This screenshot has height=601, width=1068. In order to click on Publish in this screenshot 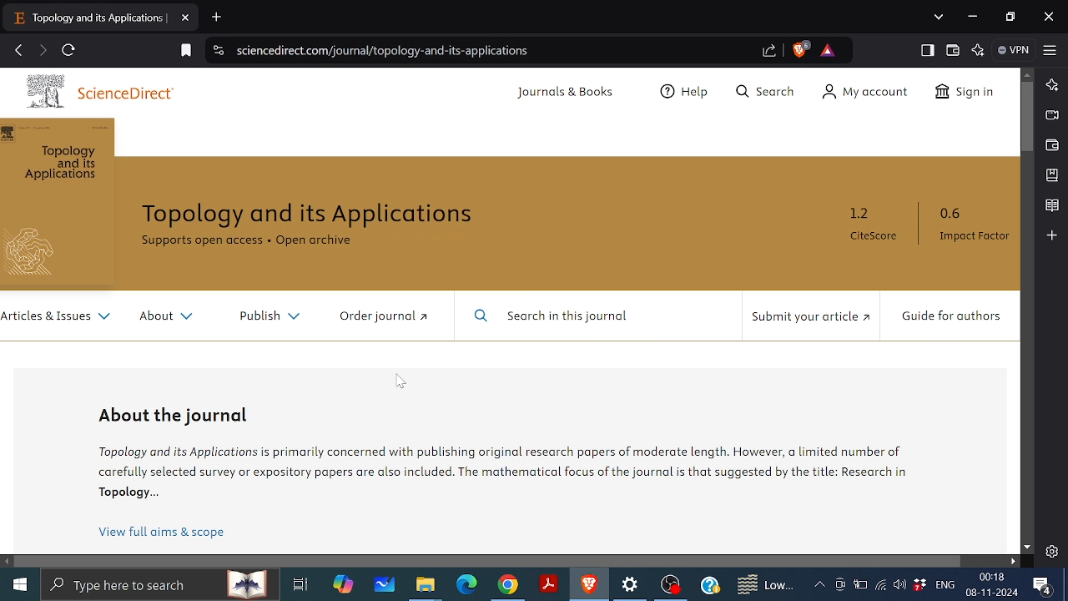, I will do `click(269, 319)`.